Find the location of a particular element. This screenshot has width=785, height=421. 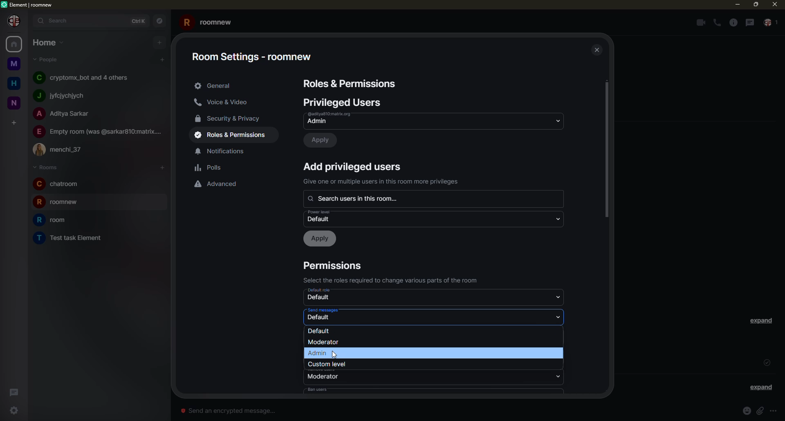

drop is located at coordinates (557, 218).